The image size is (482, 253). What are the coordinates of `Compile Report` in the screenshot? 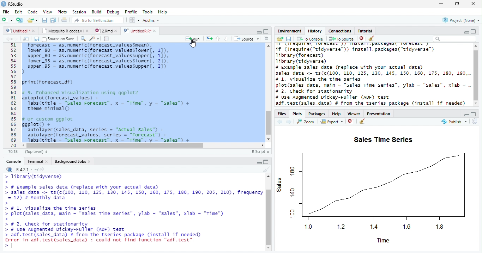 It's located at (107, 38).